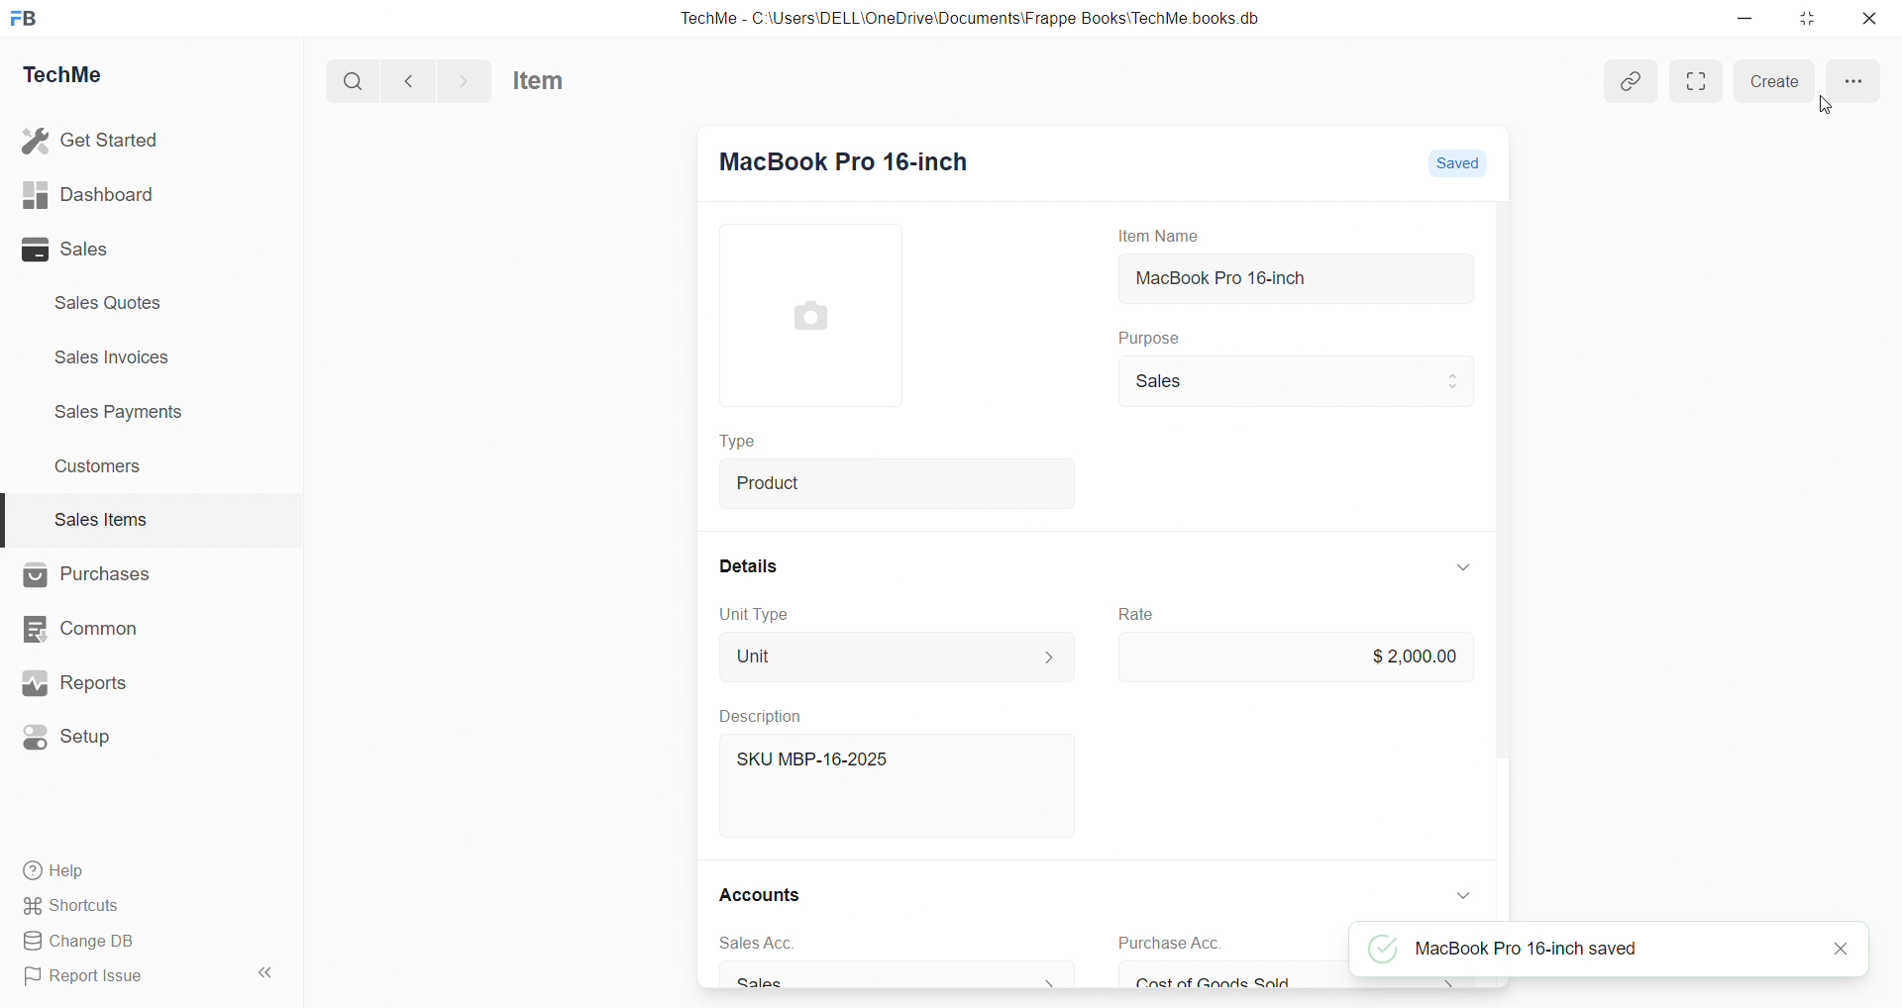 The image size is (1902, 1008). Describe the element at coordinates (972, 18) in the screenshot. I see `TechMe - C:\Users\DELL\OneDrive\Documents\Frappe Books\TechMe books.db` at that location.